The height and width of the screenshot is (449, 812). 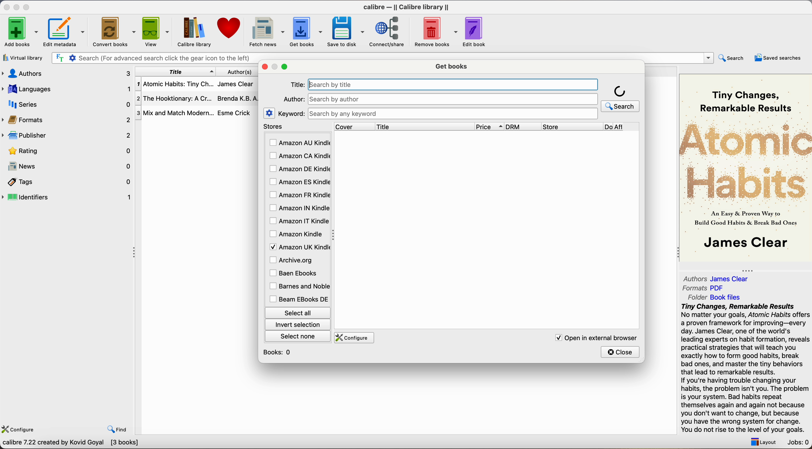 I want to click on keyword, so click(x=291, y=113).